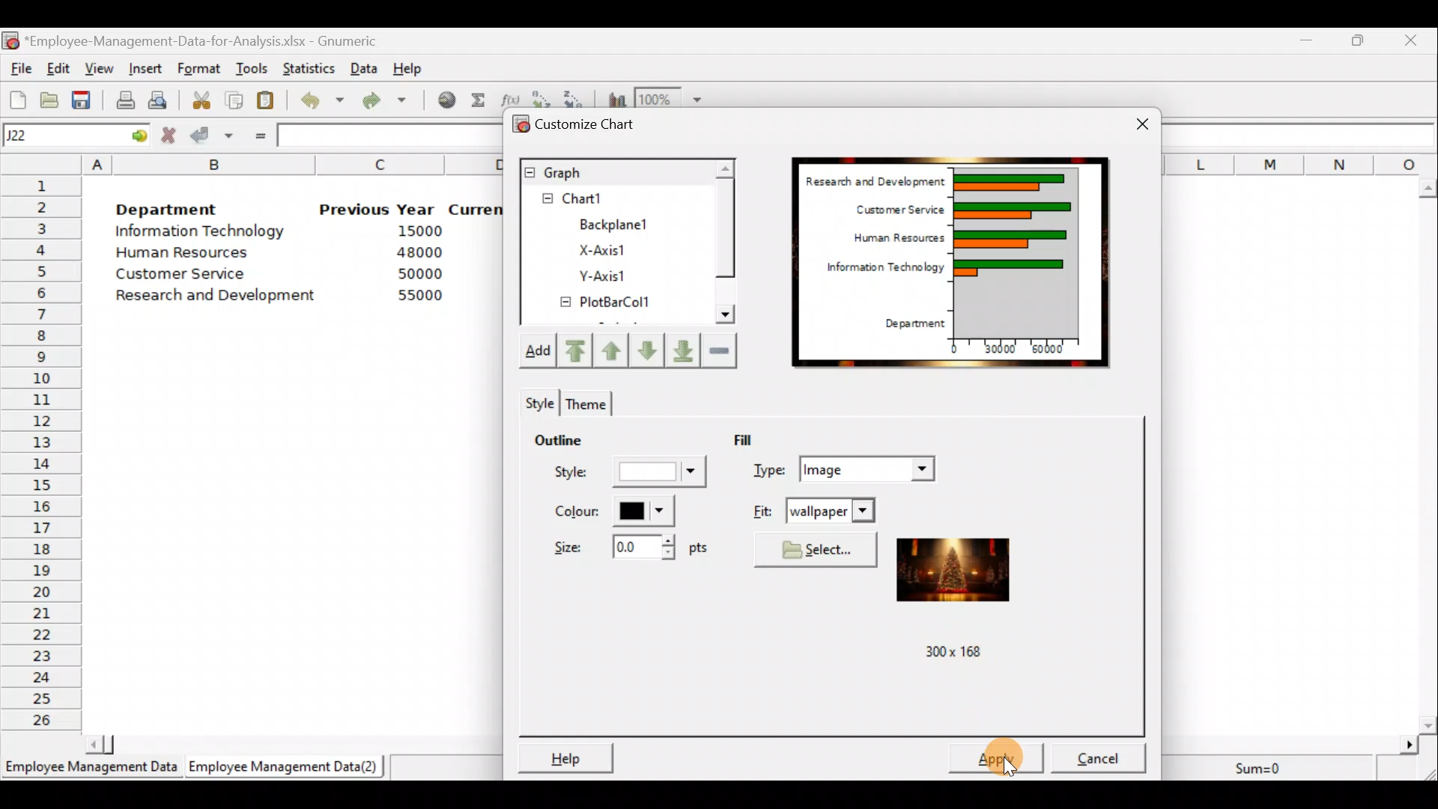 The height and width of the screenshot is (809, 1438). Describe the element at coordinates (597, 199) in the screenshot. I see `Chart1` at that location.